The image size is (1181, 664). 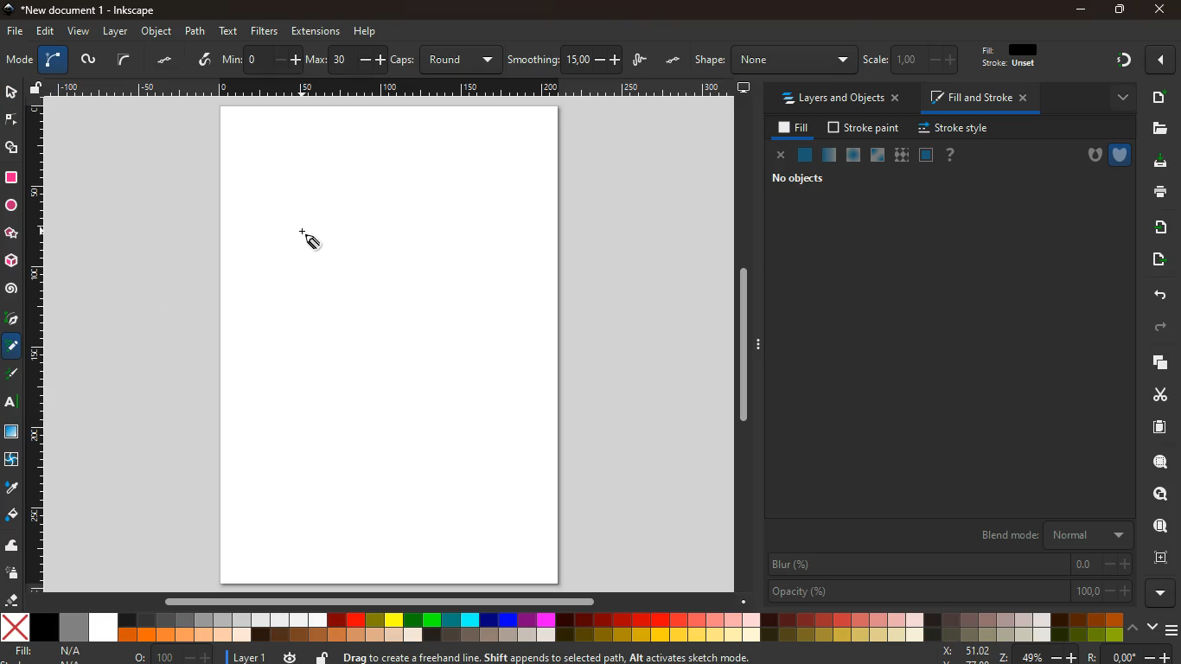 I want to click on glass, so click(x=879, y=156).